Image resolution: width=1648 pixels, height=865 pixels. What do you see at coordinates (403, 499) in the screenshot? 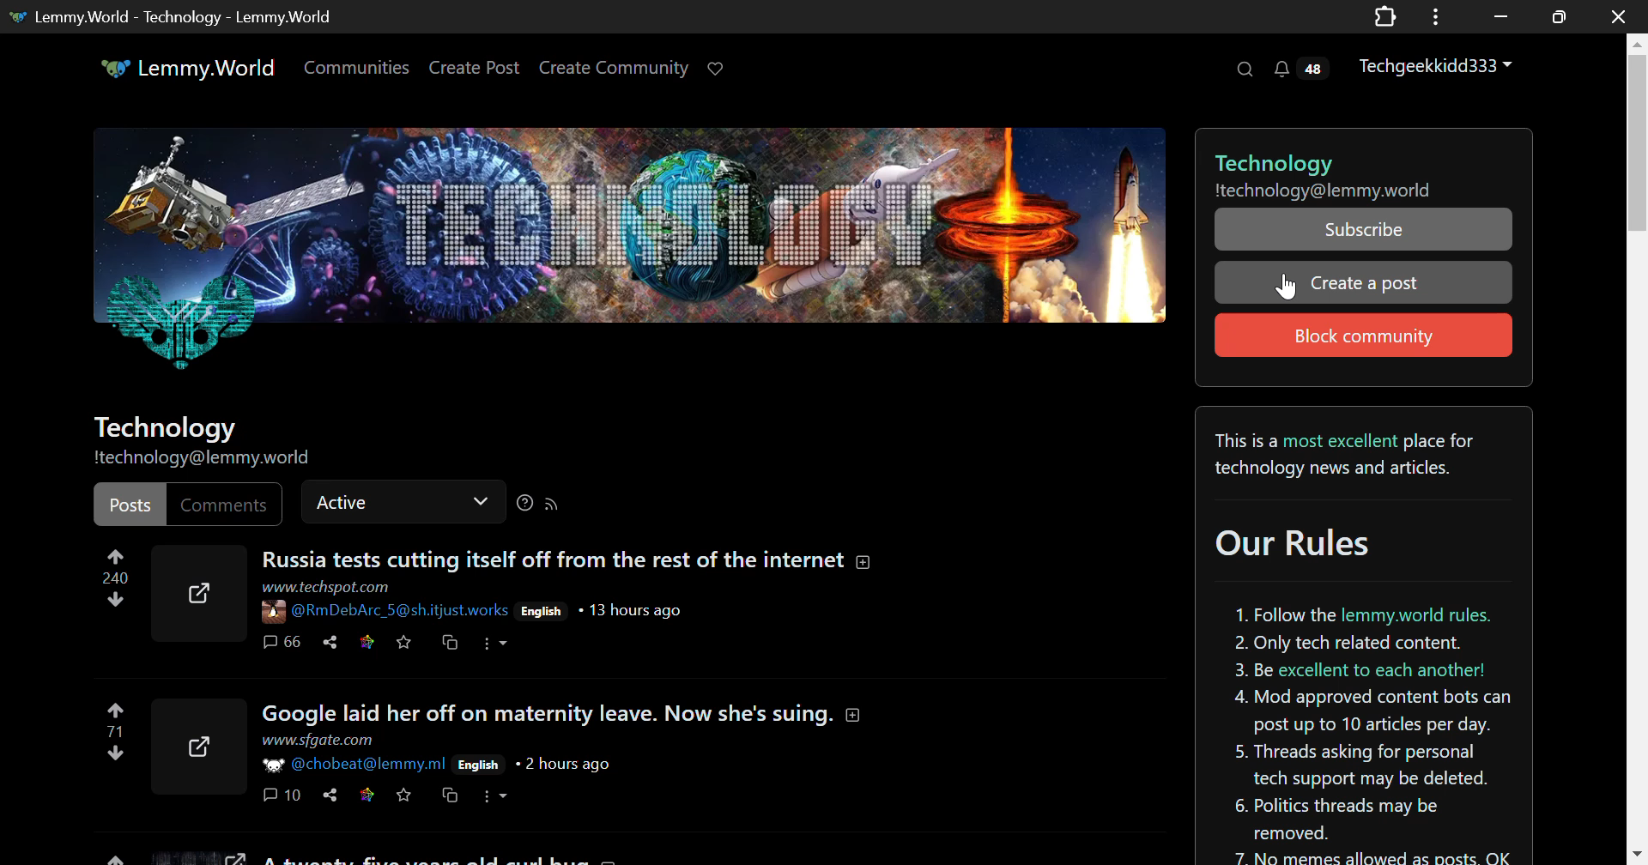
I see `Active` at bounding box center [403, 499].